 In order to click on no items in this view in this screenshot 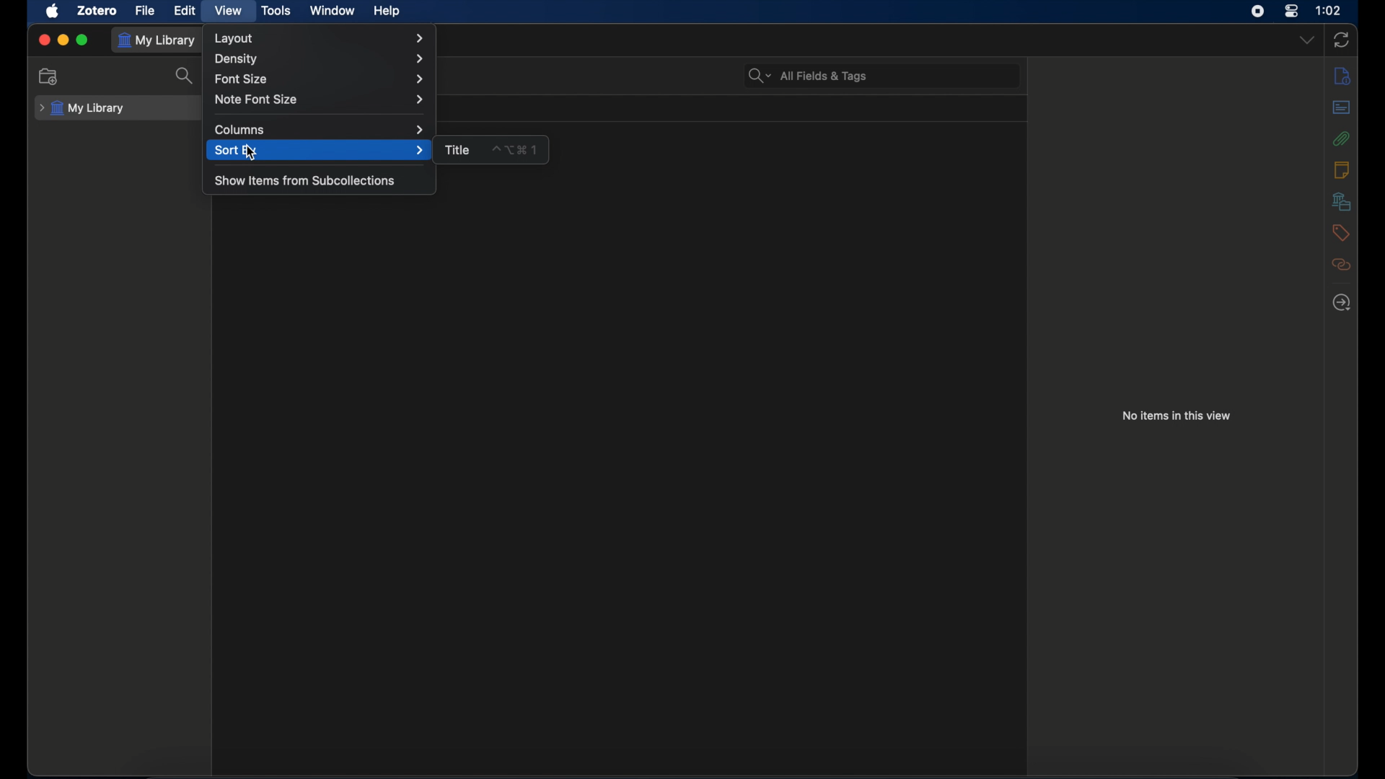, I will do `click(1177, 415)`.